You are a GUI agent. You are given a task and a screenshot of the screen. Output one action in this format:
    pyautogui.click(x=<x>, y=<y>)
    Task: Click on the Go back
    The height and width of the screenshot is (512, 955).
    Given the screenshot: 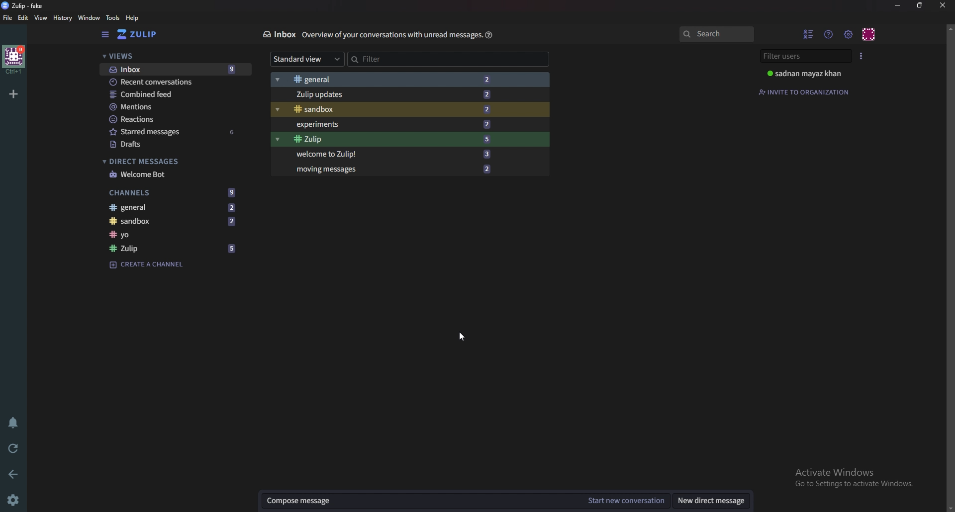 What is the action you would take?
    pyautogui.click(x=14, y=474)
    